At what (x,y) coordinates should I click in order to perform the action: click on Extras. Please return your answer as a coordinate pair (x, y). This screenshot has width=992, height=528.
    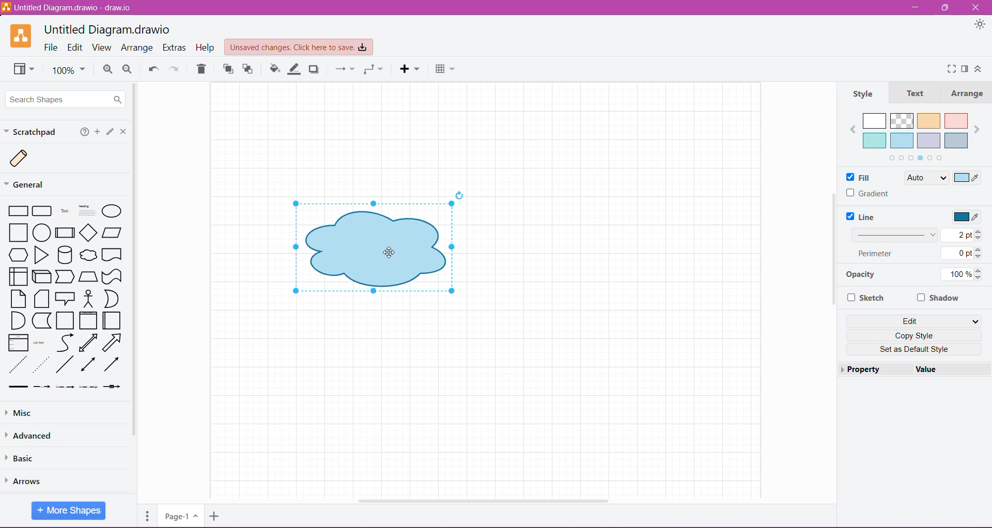
    Looking at the image, I should click on (175, 48).